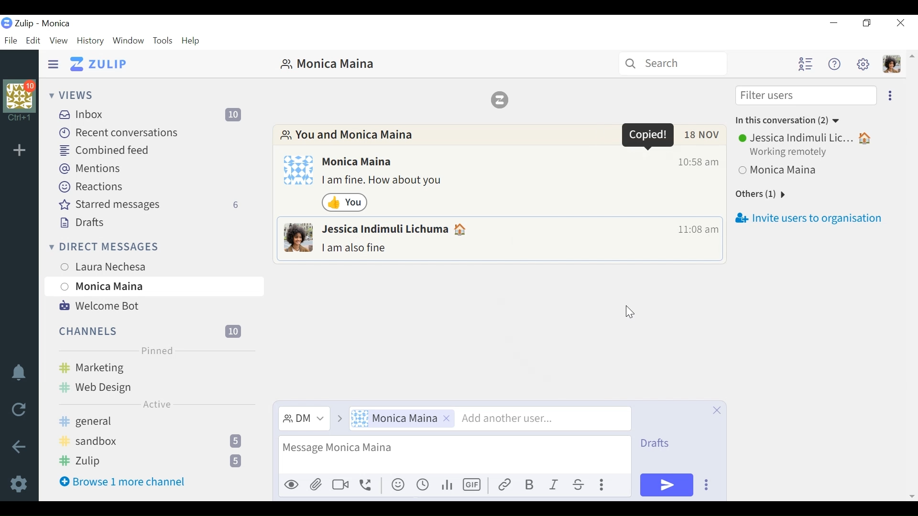 The height and width of the screenshot is (516, 918). I want to click on Monica Maina, so click(789, 172).